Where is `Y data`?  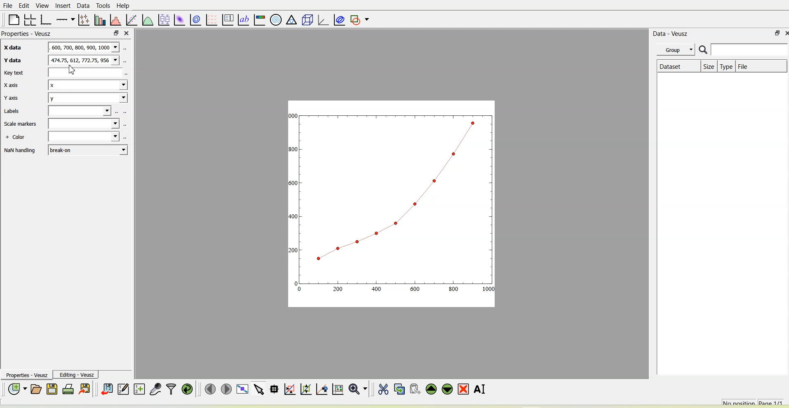 Y data is located at coordinates (14, 61).